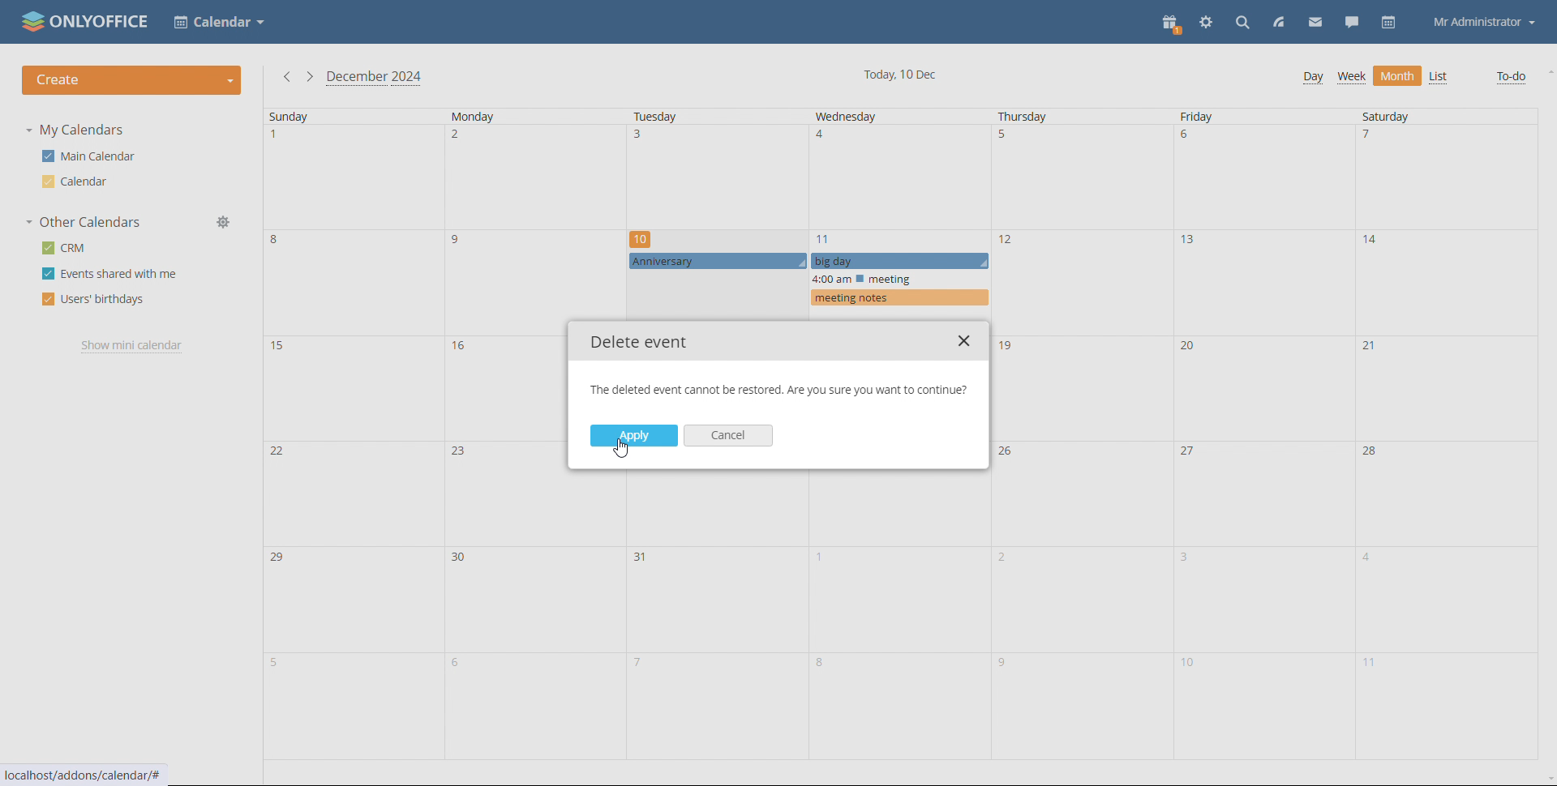  What do you see at coordinates (1547, 780) in the screenshot?
I see `scroll down` at bounding box center [1547, 780].